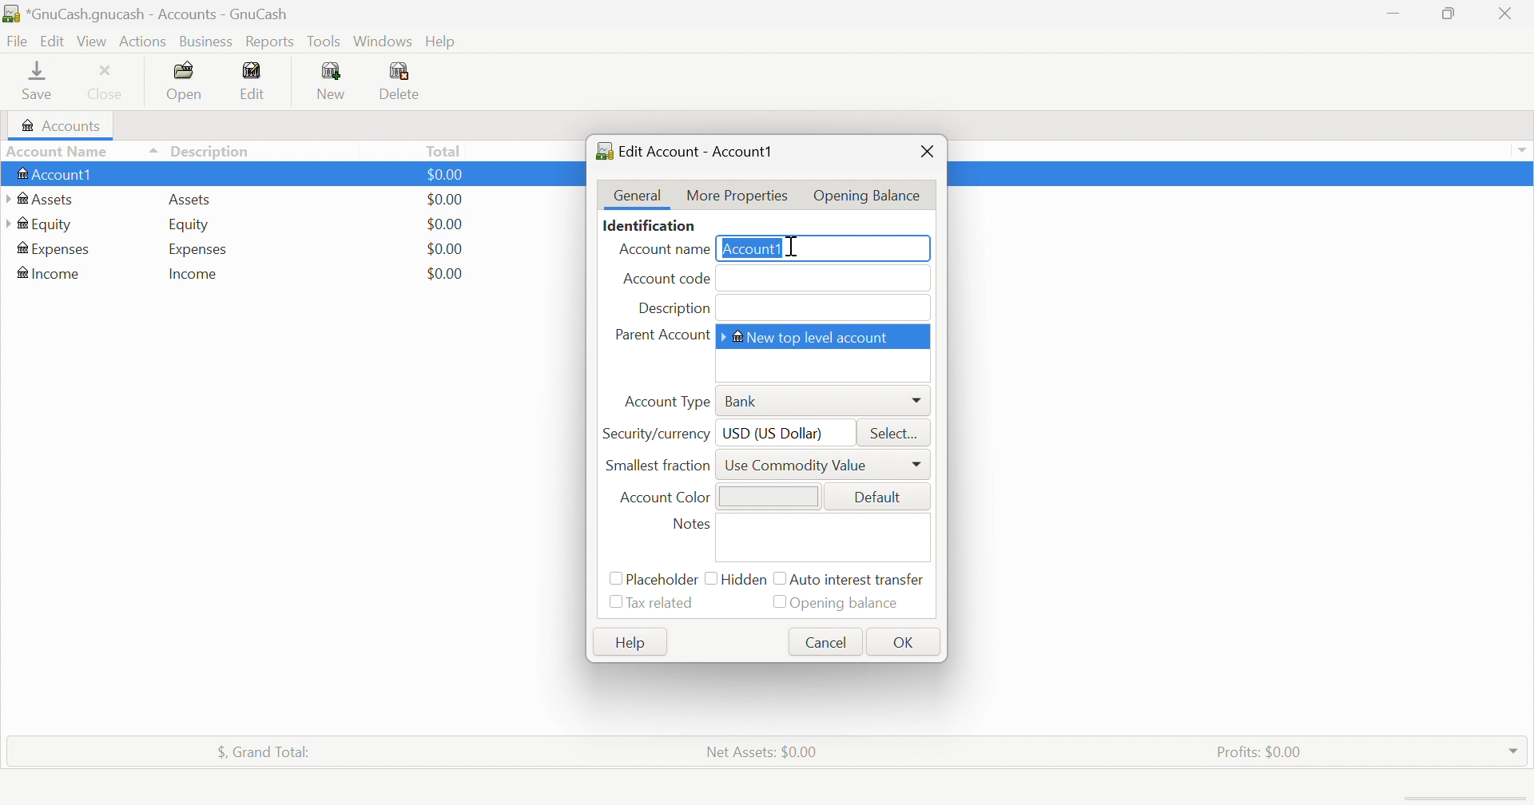  I want to click on Expenses, so click(197, 252).